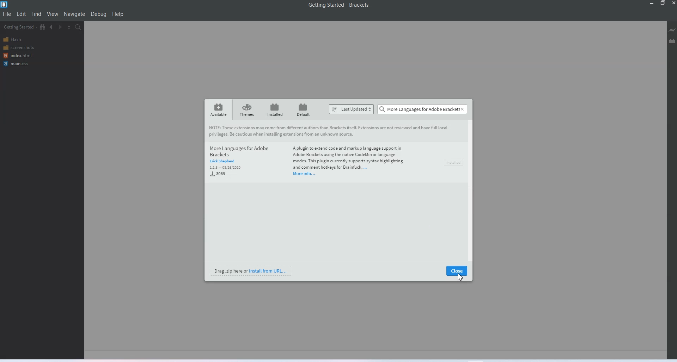  Describe the element at coordinates (349, 157) in the screenshot. I see `A plugin to extend code and markup language support in Adobe Brackets using the native Code language nodes` at that location.